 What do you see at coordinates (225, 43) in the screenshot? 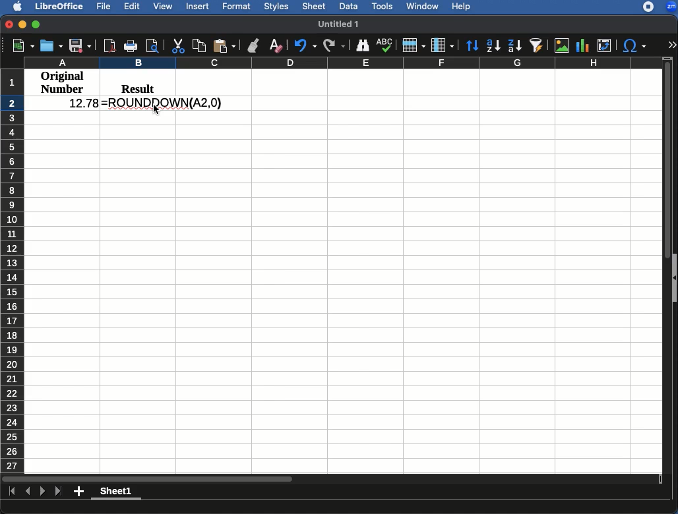
I see `Paste` at bounding box center [225, 43].